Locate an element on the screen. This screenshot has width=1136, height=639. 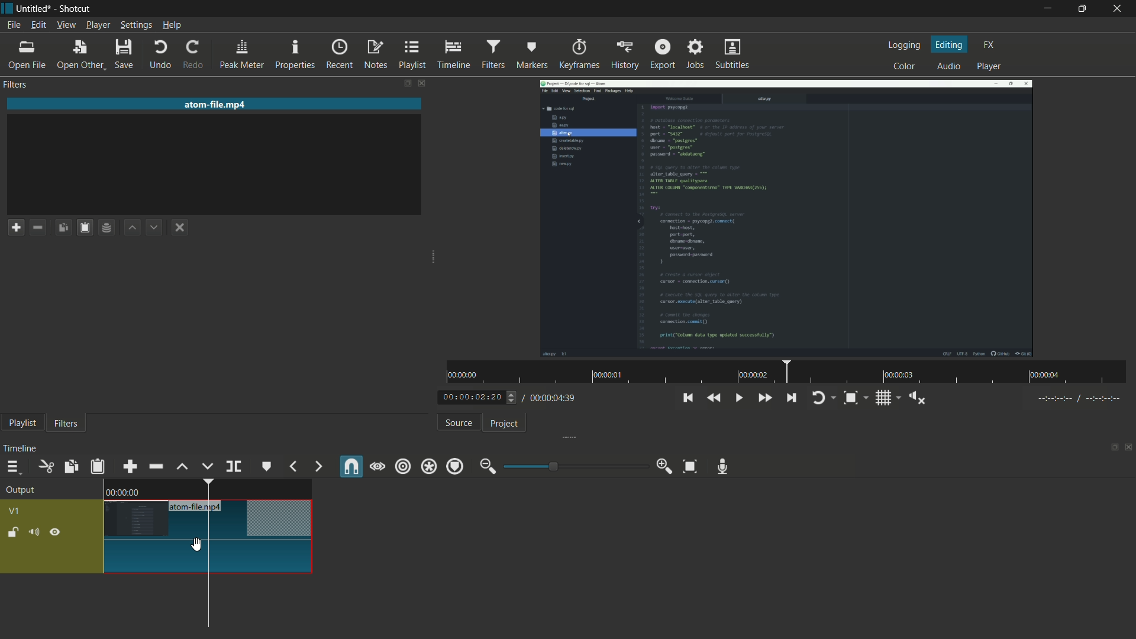
filters is located at coordinates (15, 85).